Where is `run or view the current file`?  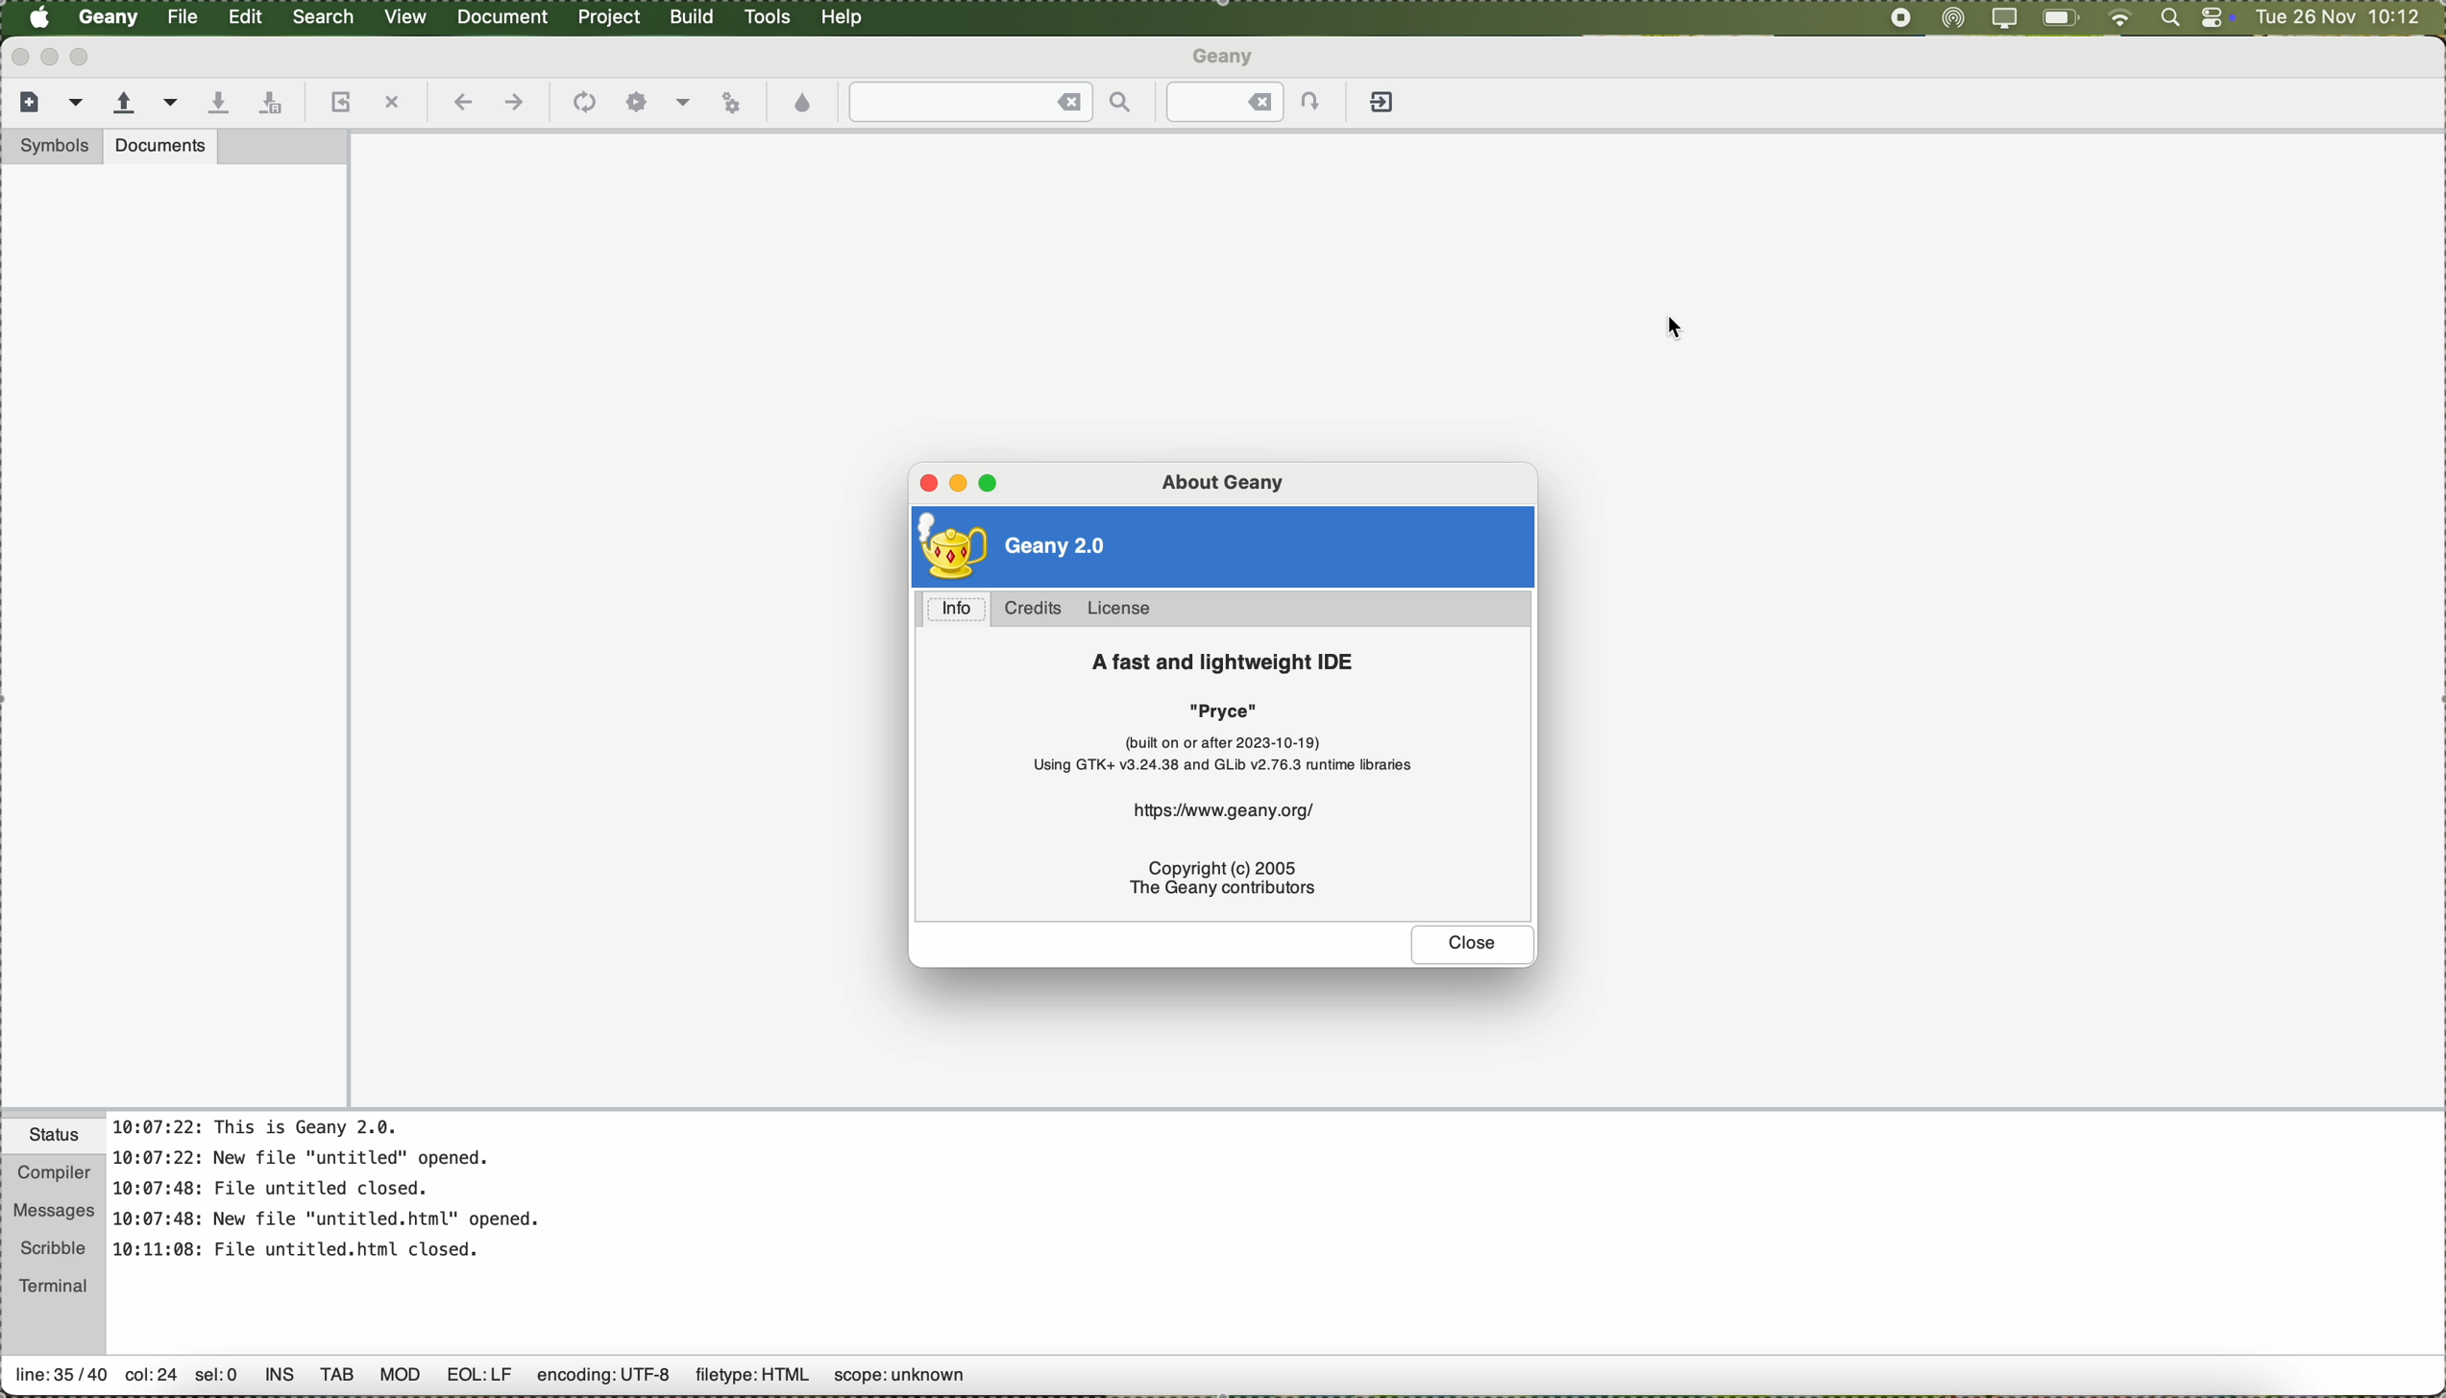 run or view the current file is located at coordinates (737, 104).